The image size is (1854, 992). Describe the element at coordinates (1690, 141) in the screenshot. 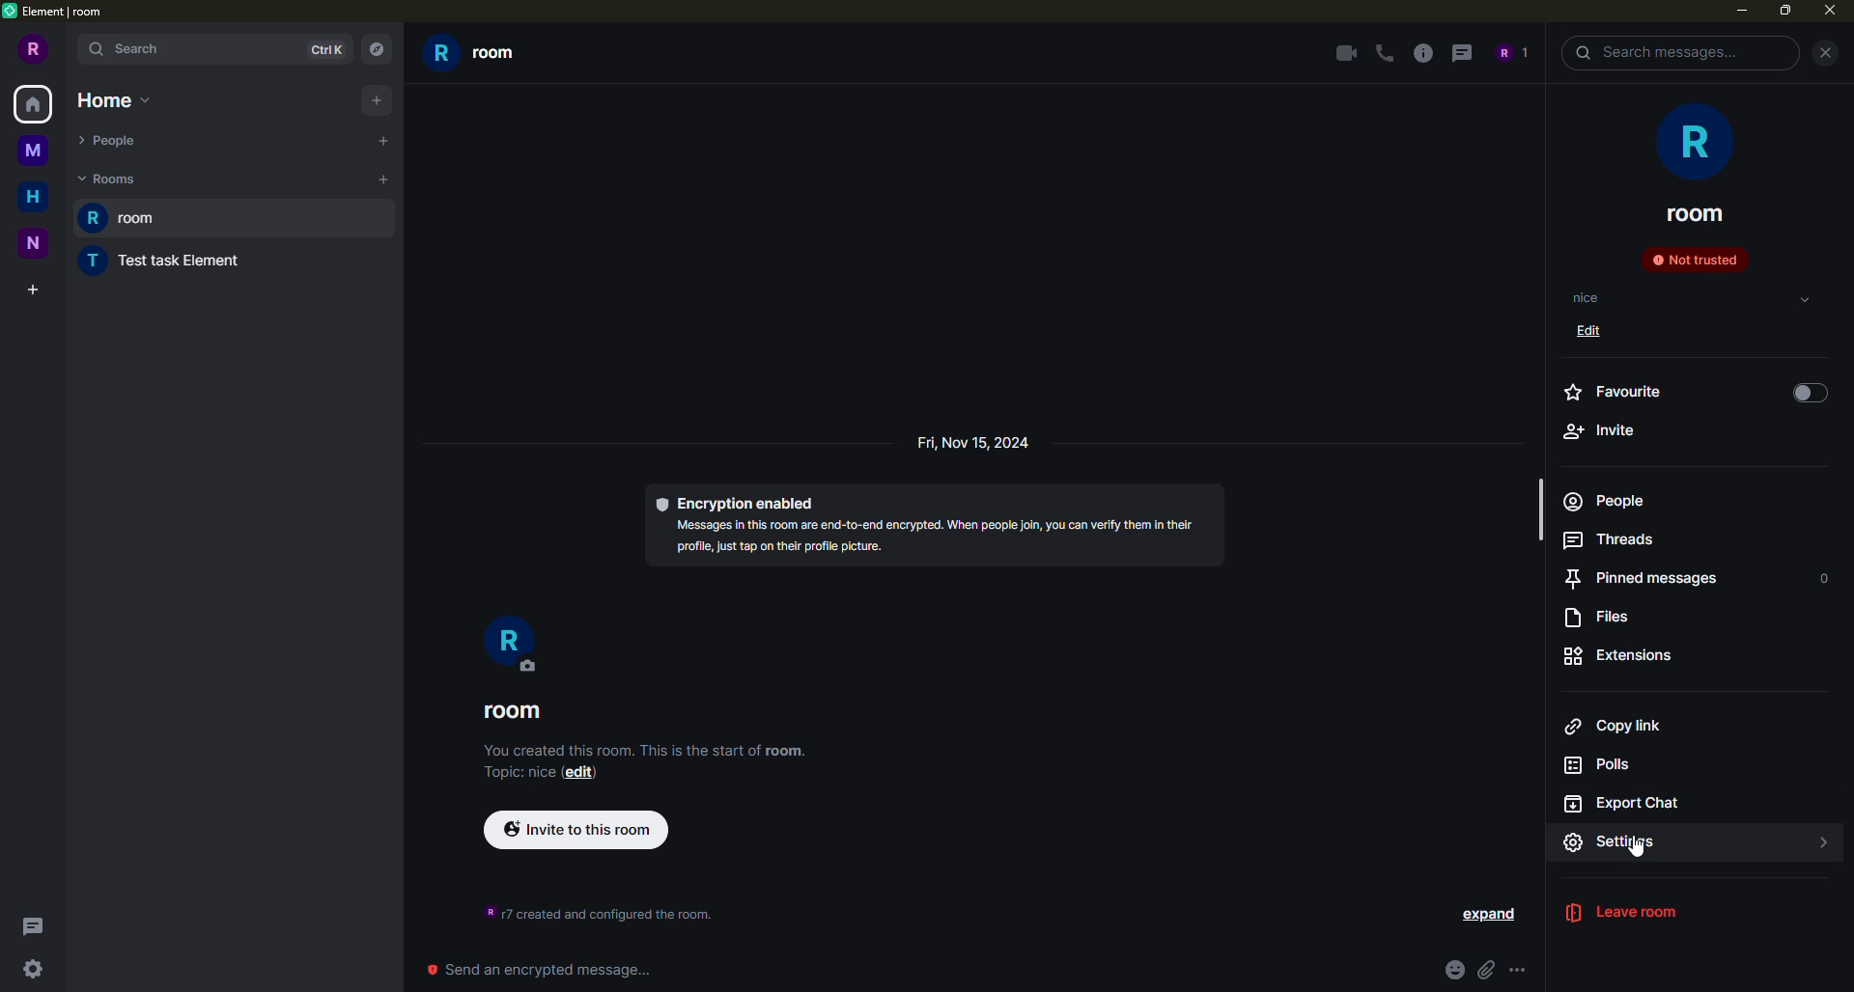

I see `profile pic` at that location.